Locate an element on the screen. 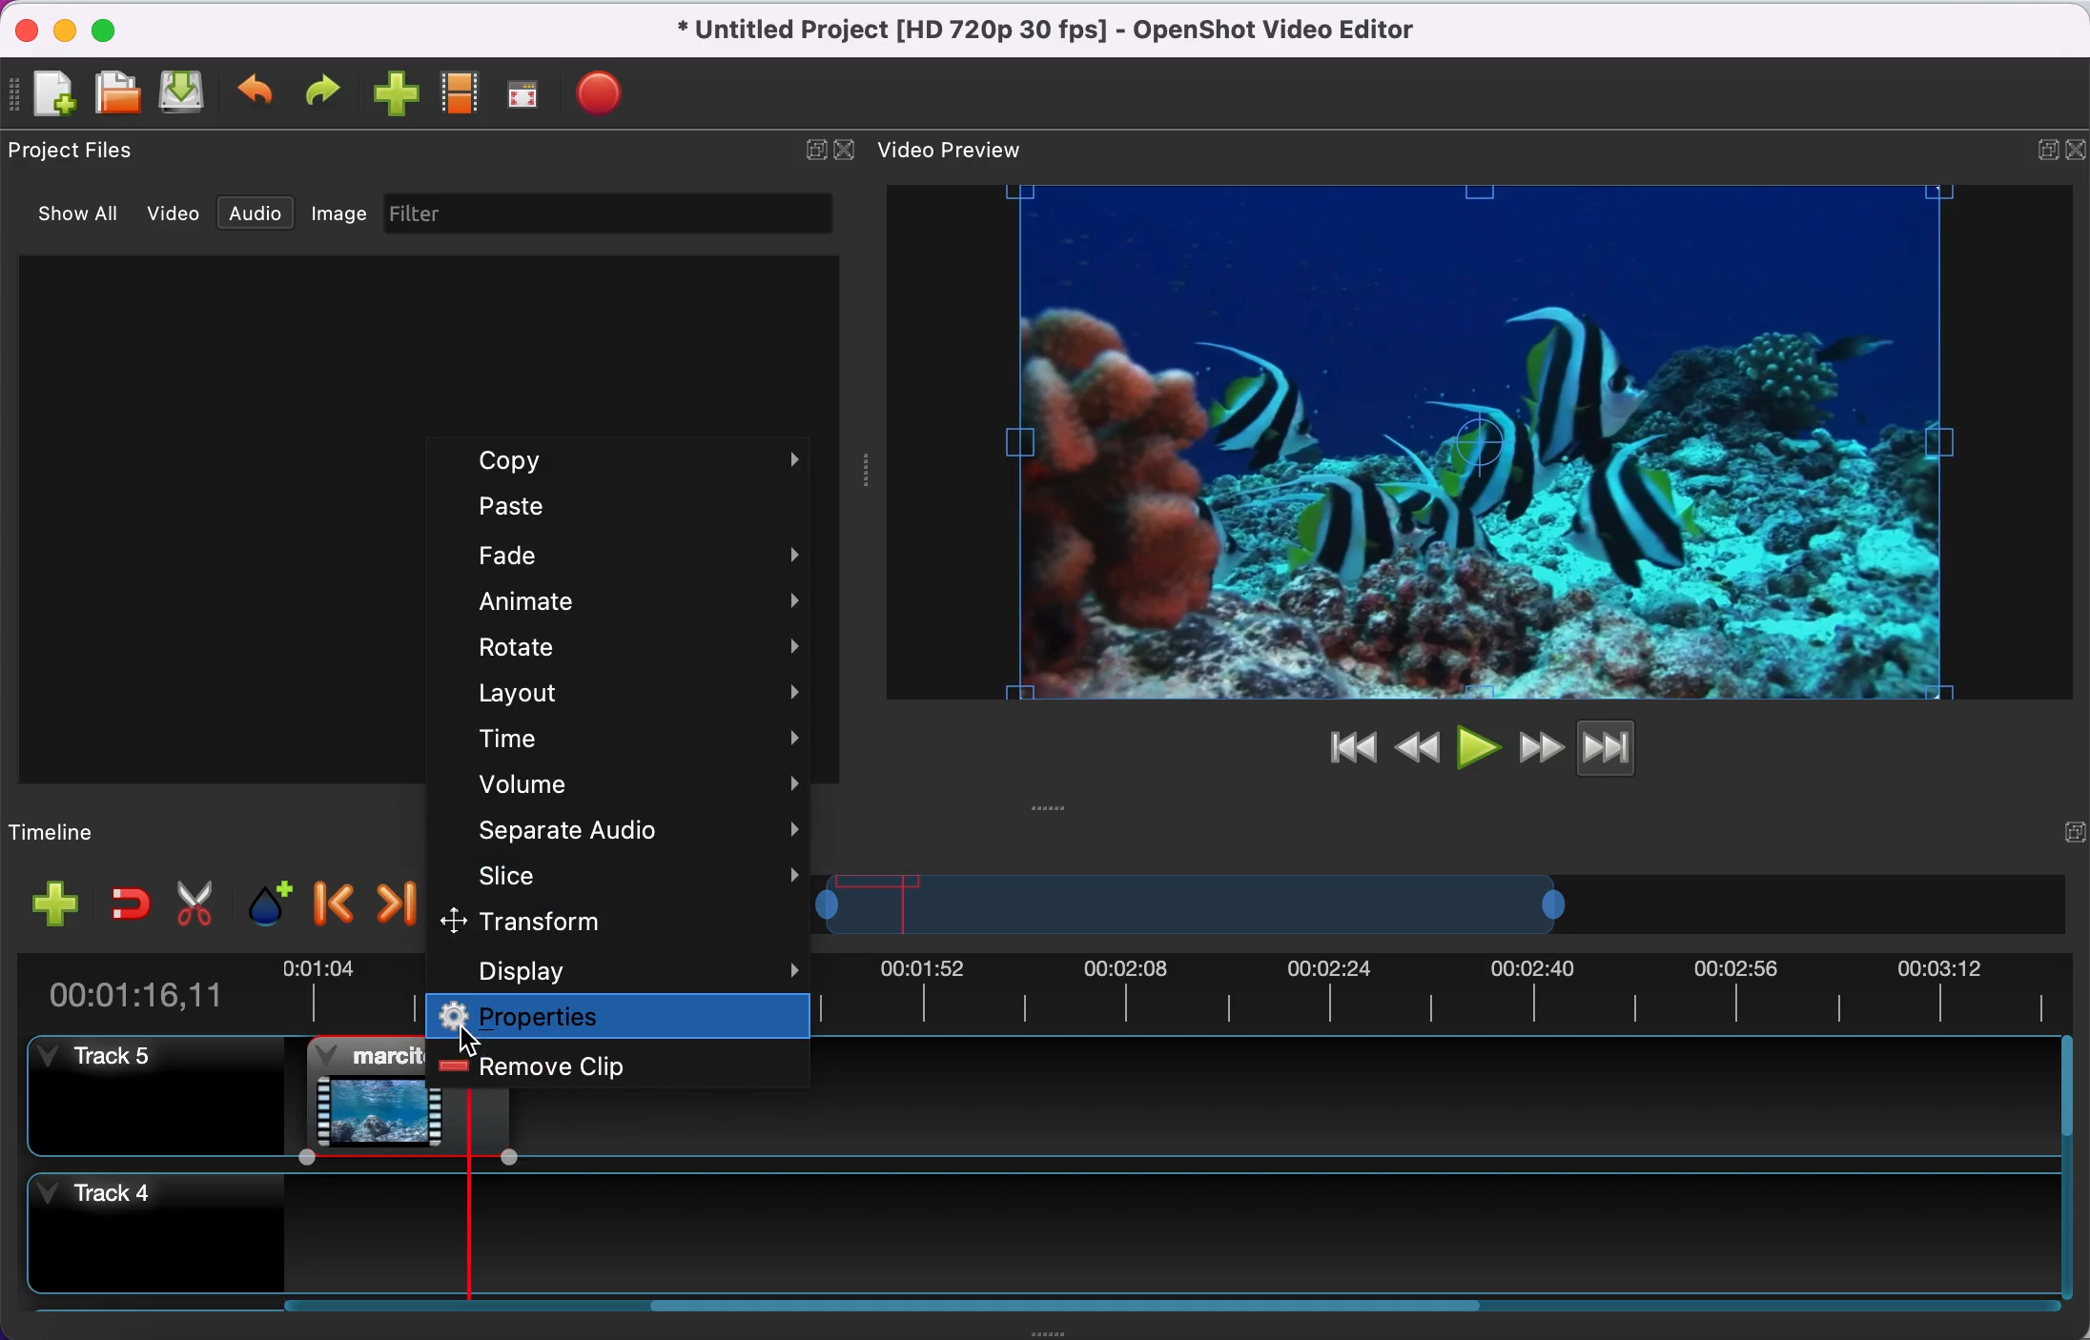  close is located at coordinates (22, 28).